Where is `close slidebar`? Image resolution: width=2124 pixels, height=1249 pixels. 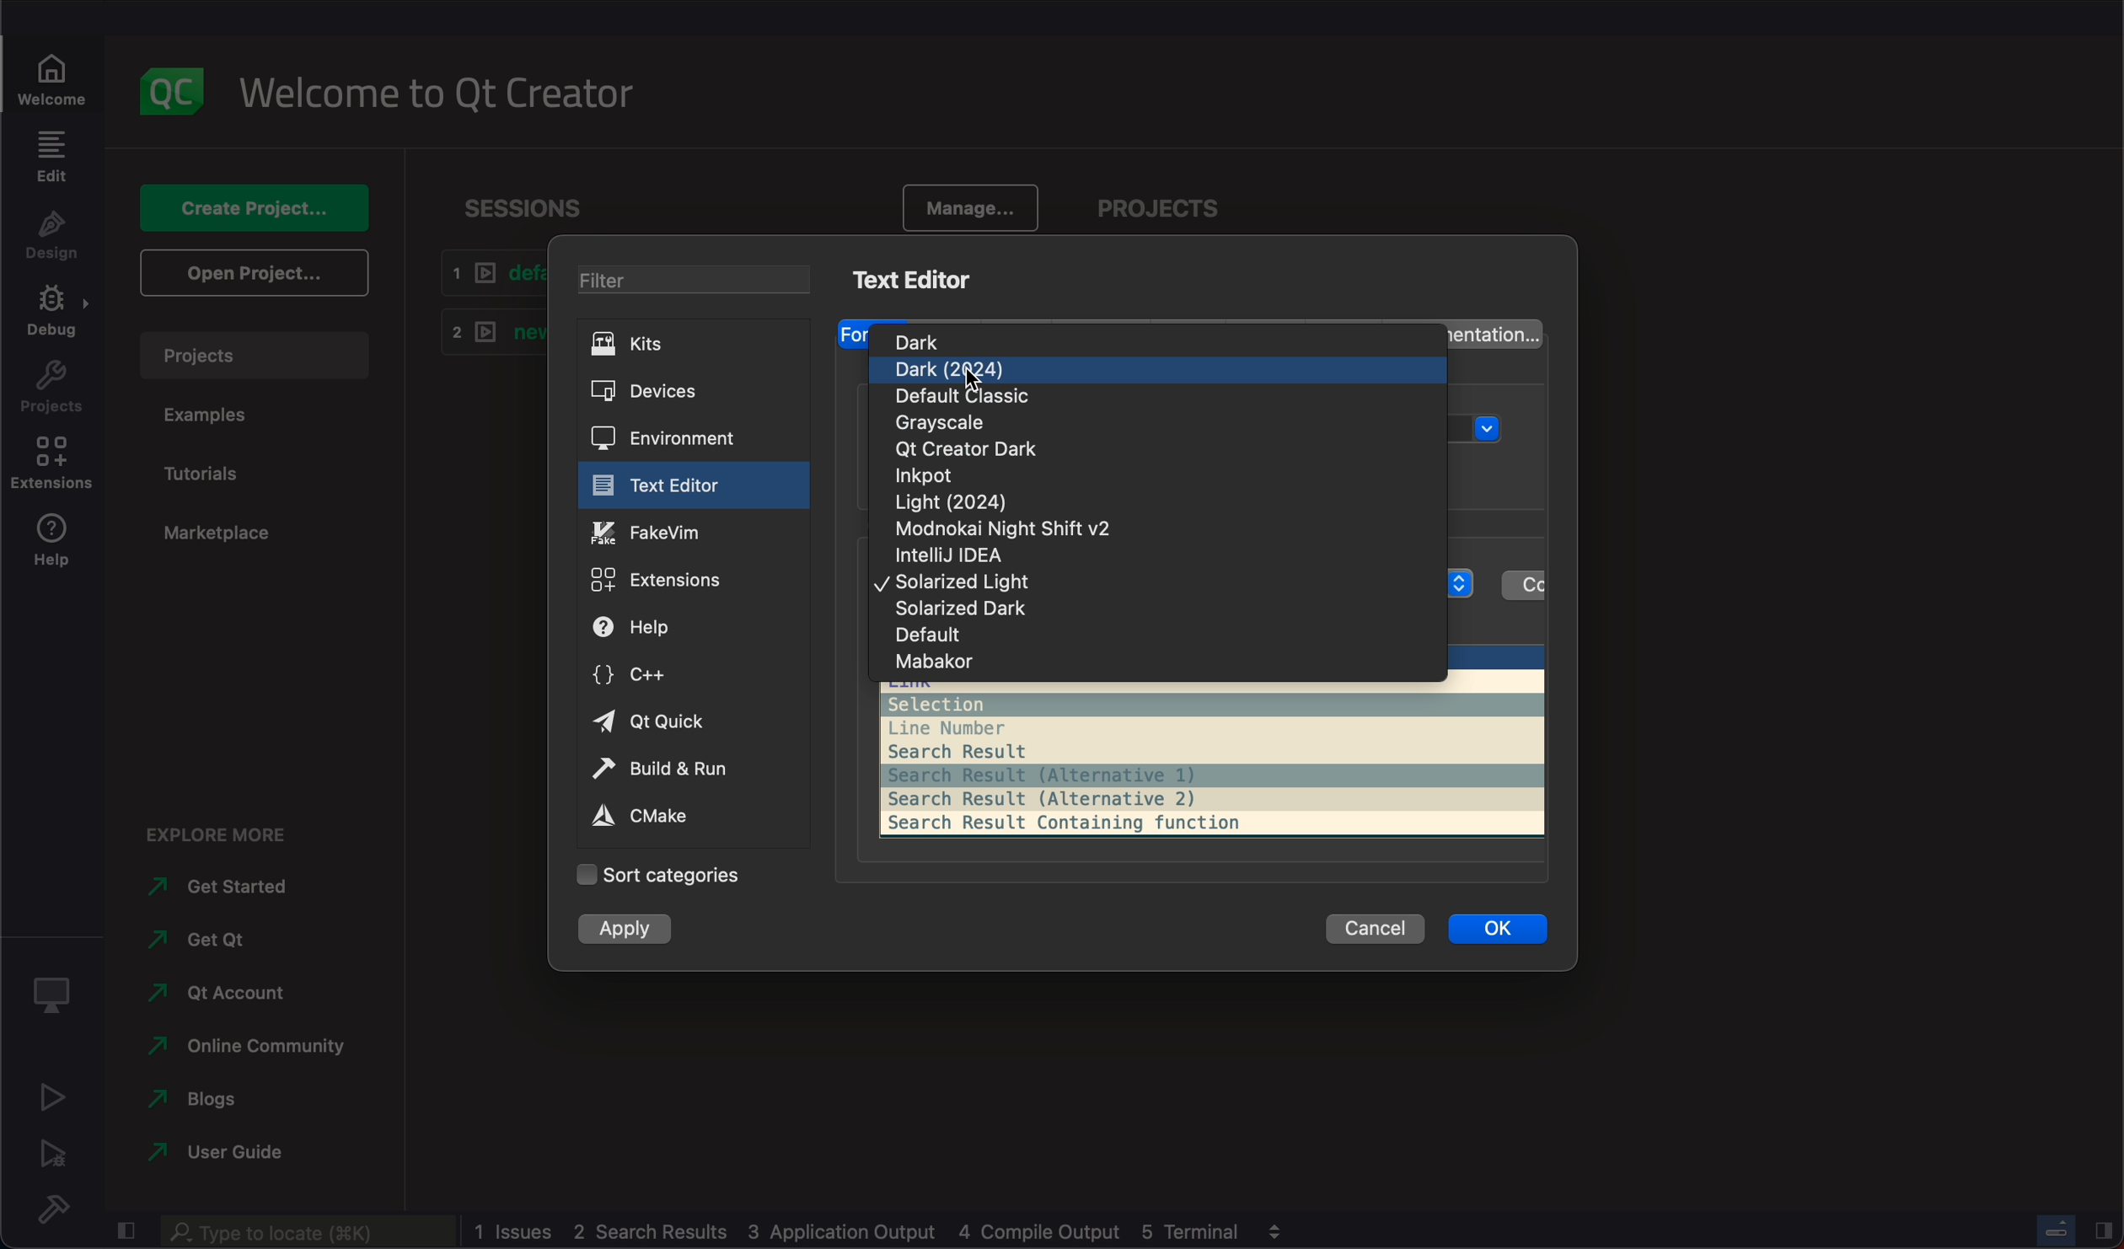 close slidebar is located at coordinates (124, 1234).